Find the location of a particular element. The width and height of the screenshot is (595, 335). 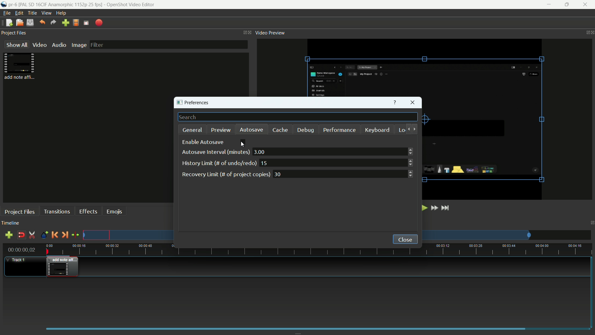

undo is located at coordinates (43, 22).